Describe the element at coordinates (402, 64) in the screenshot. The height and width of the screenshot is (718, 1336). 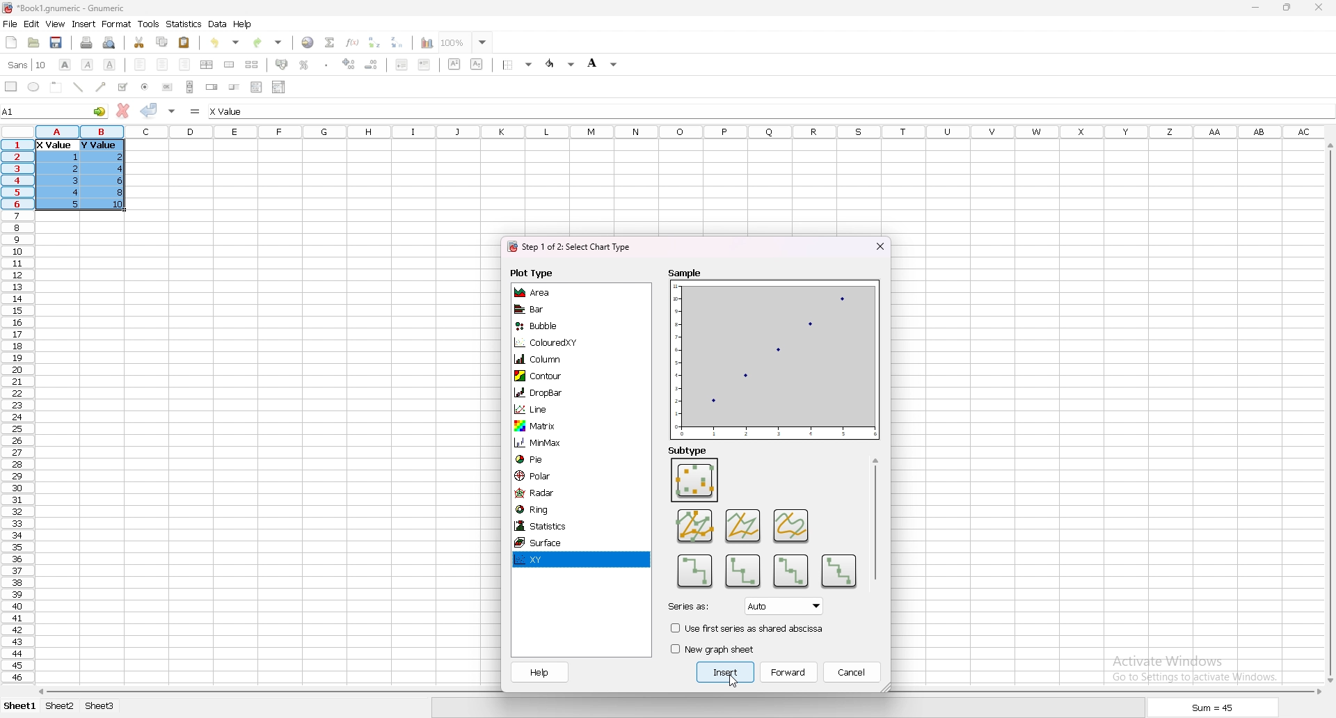
I see `decrease indent` at that location.